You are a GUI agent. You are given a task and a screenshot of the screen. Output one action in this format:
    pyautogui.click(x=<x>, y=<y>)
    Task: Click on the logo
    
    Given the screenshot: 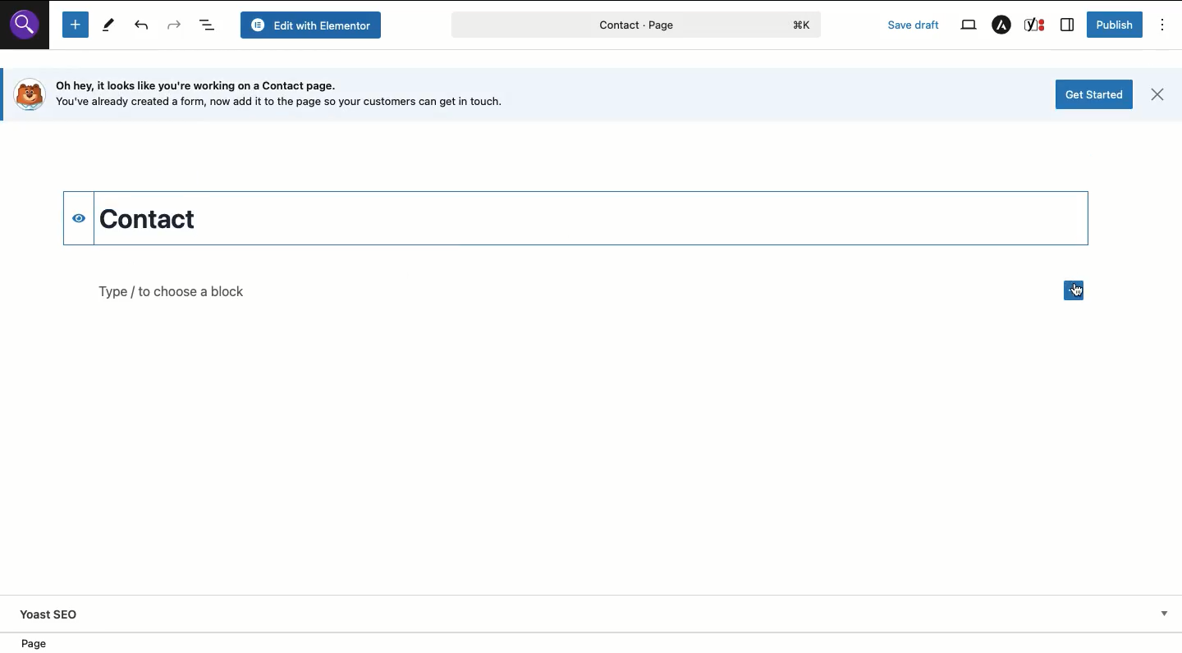 What is the action you would take?
    pyautogui.click(x=27, y=94)
    